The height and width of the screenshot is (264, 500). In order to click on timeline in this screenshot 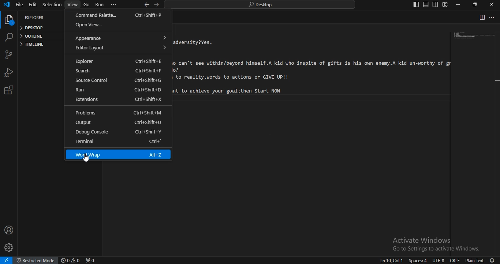, I will do `click(32, 45)`.